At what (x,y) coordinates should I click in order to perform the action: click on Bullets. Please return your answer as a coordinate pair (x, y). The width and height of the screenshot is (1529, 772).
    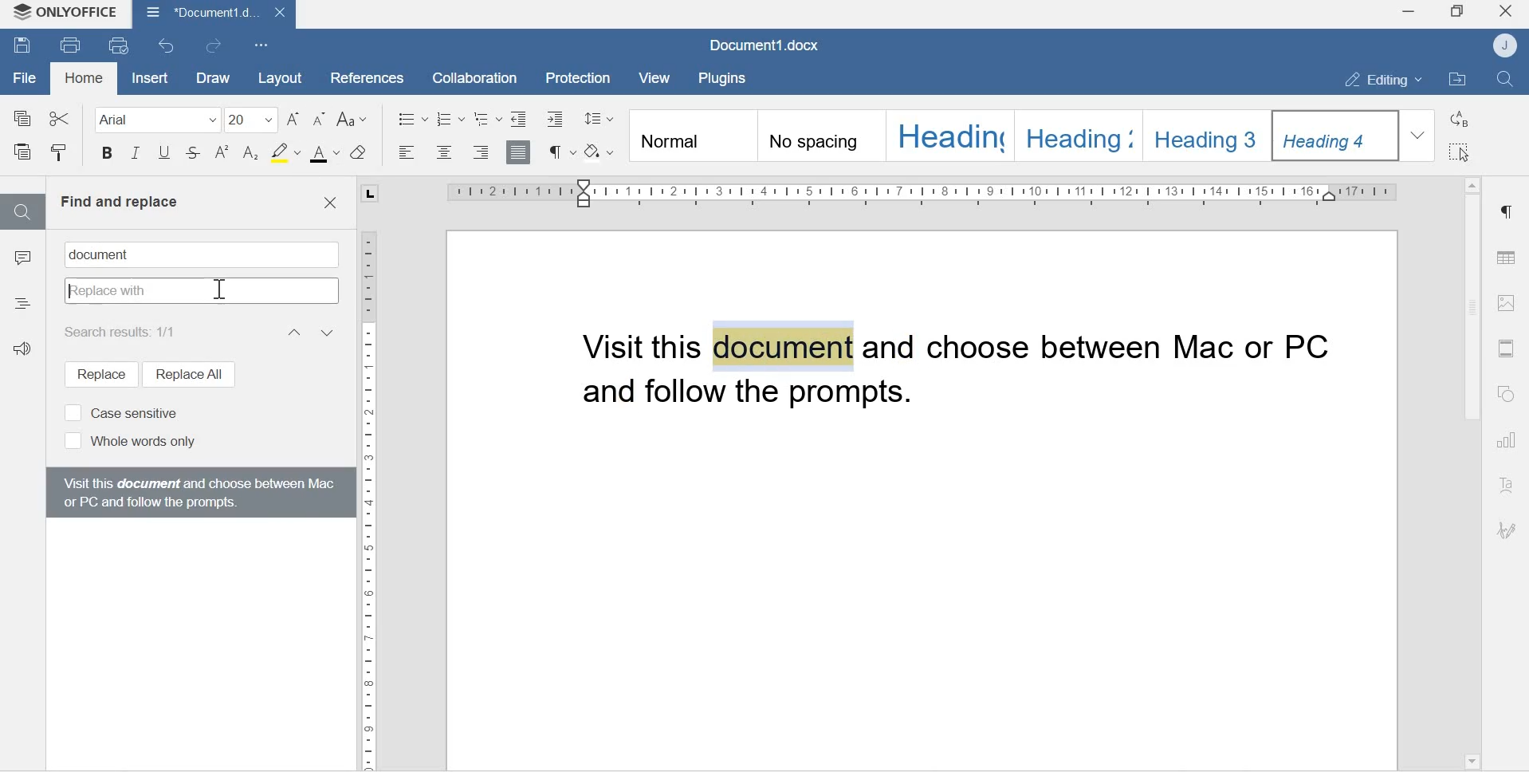
    Looking at the image, I should click on (412, 117).